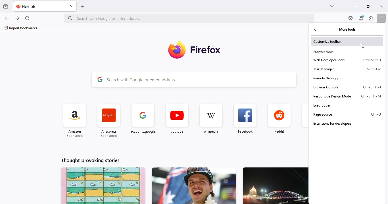 This screenshot has height=204, width=388. What do you see at coordinates (335, 87) in the screenshot?
I see `browser console` at bounding box center [335, 87].